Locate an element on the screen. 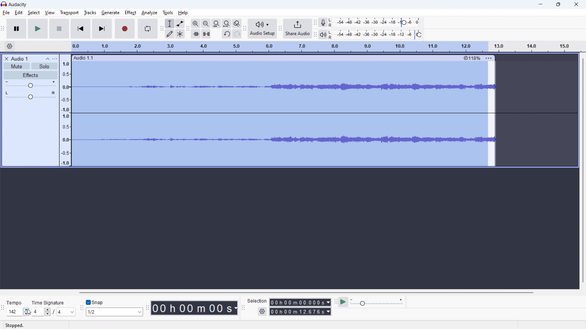 The height and width of the screenshot is (329, 586). snapping toolbar is located at coordinates (81, 307).